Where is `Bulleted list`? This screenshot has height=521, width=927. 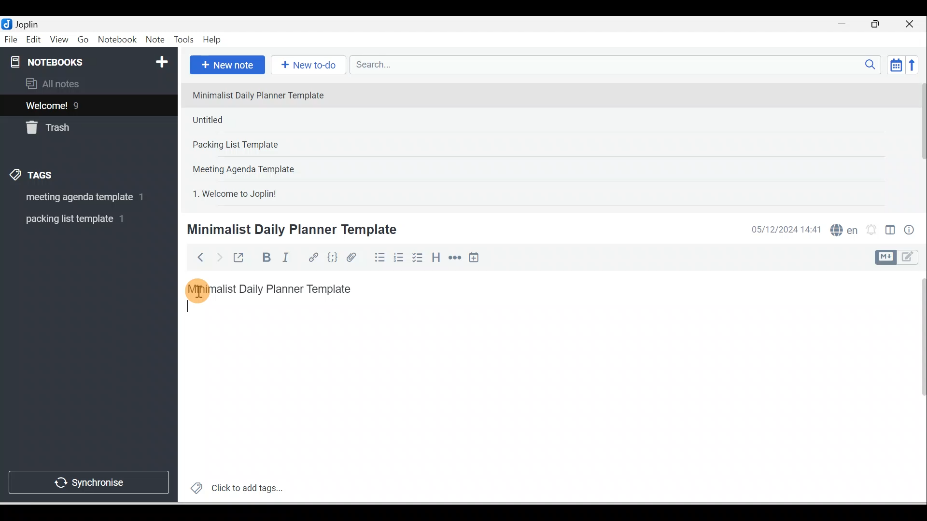
Bulleted list is located at coordinates (378, 257).